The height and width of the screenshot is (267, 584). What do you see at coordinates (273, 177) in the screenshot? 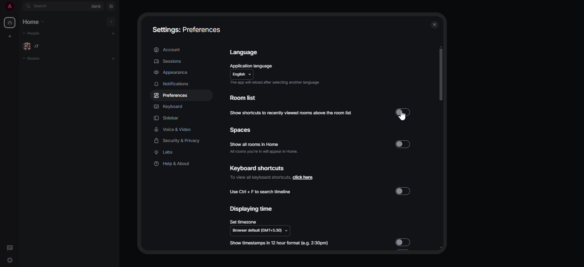
I see `to view all keyboard shortcuts, click here` at bounding box center [273, 177].